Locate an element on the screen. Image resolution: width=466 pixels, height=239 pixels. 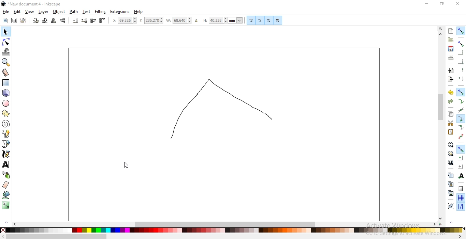
snap to grids is located at coordinates (461, 197).